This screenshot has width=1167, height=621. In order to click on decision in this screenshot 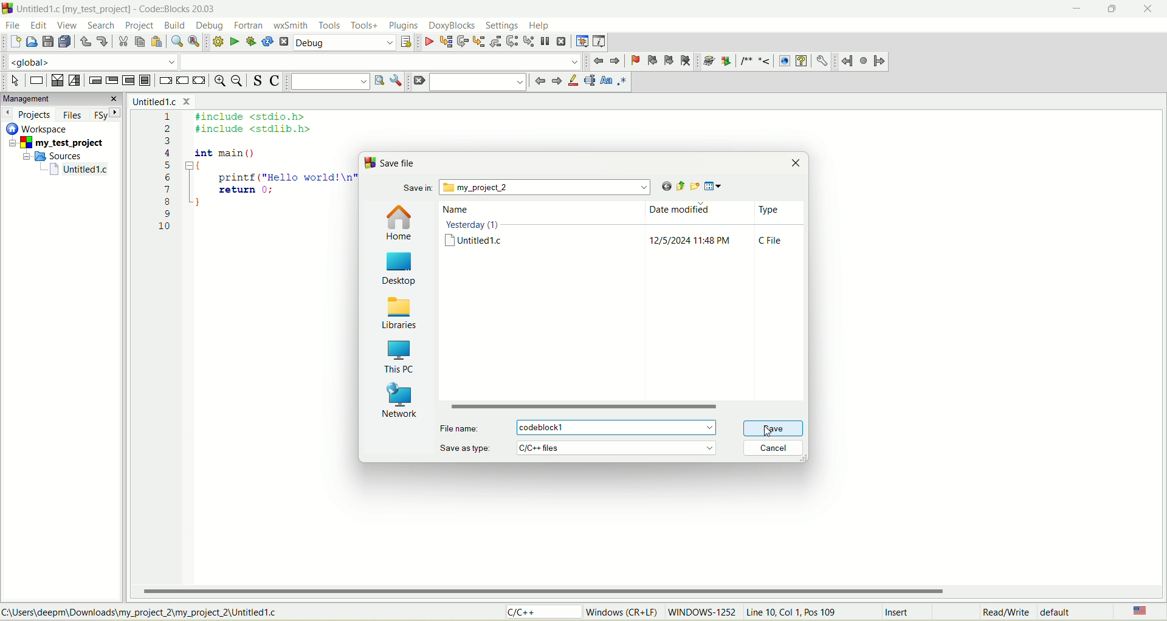, I will do `click(57, 81)`.